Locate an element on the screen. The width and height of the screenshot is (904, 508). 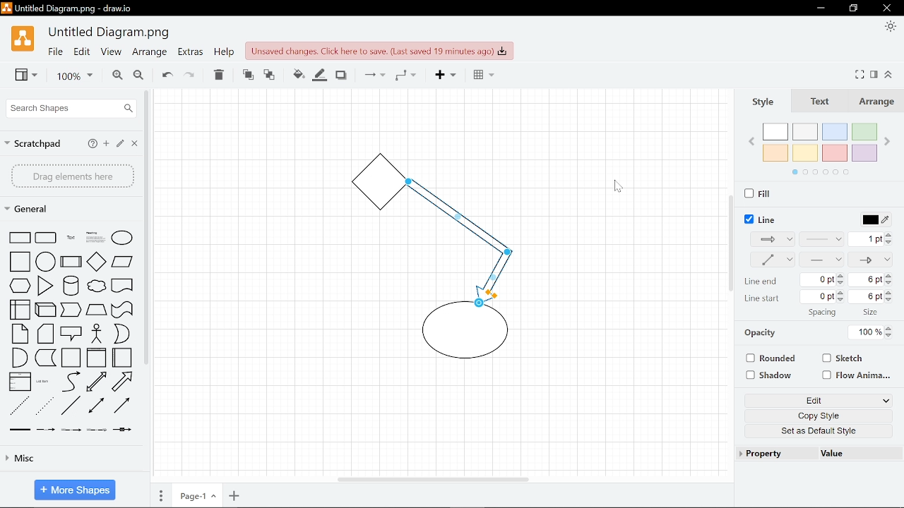
Add is located at coordinates (443, 76).